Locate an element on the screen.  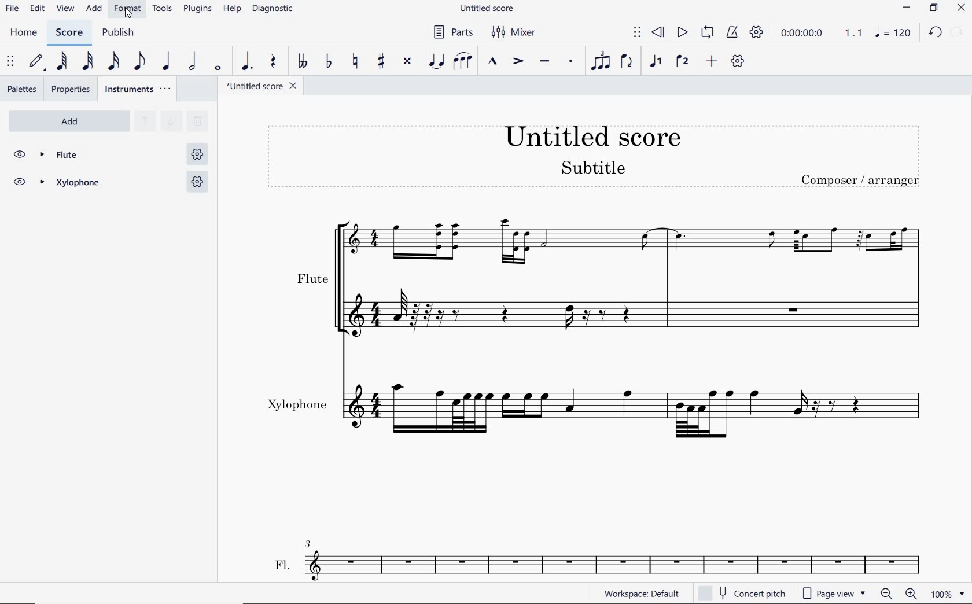
STACCATO is located at coordinates (570, 61).